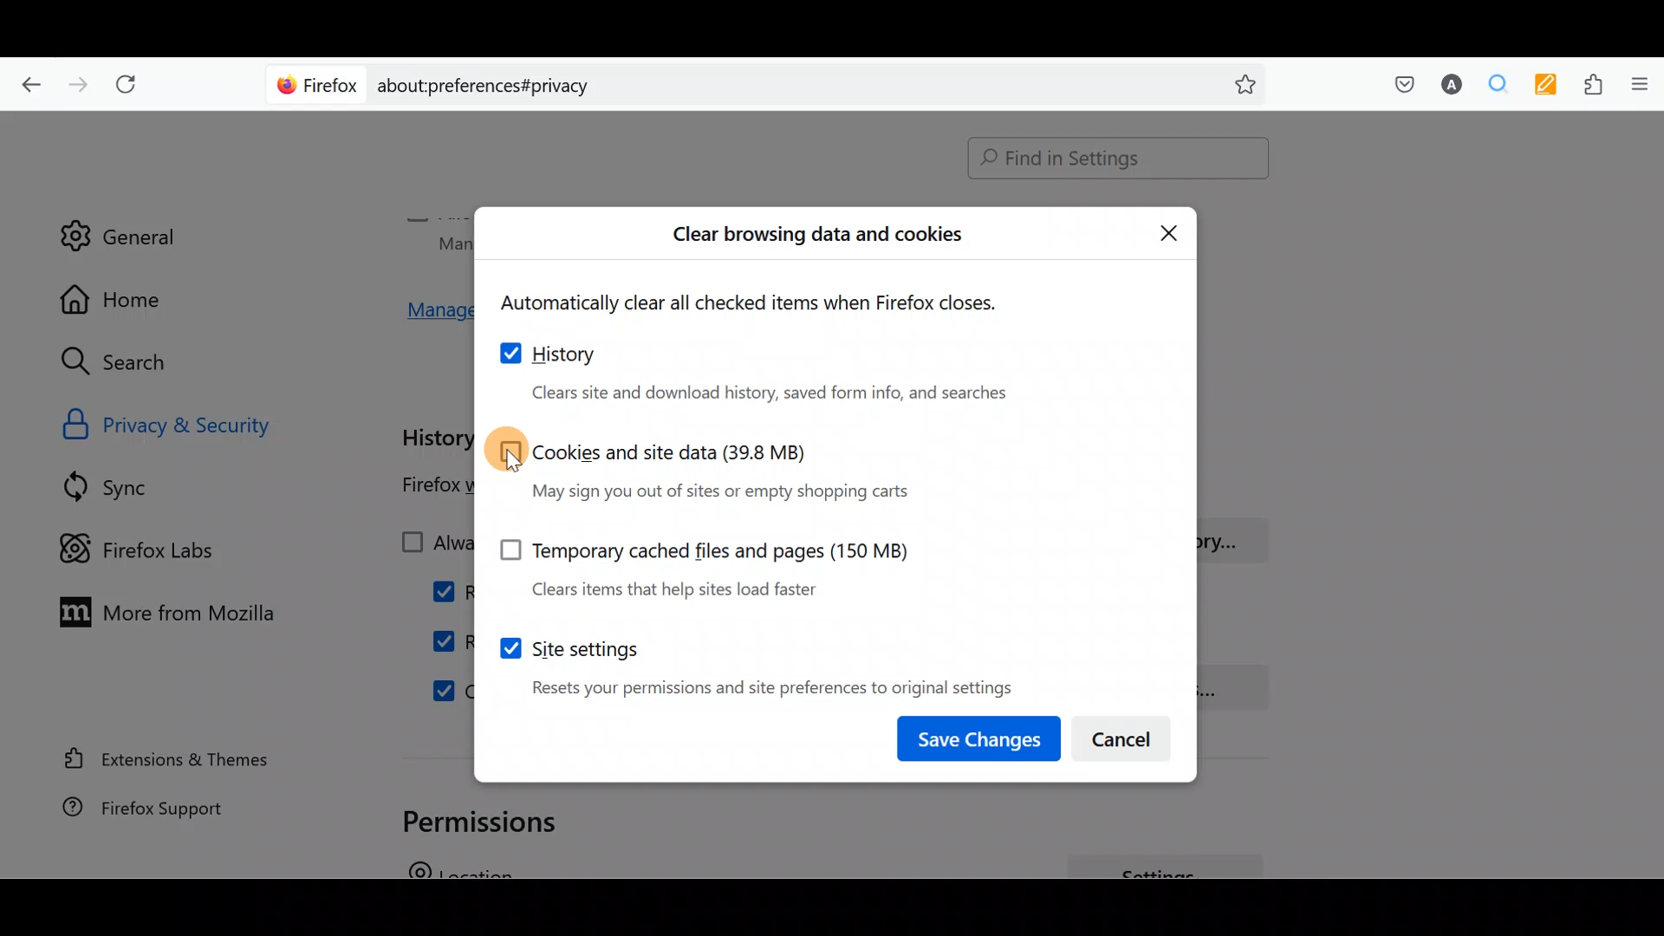  I want to click on More from Mozilla, so click(159, 610).